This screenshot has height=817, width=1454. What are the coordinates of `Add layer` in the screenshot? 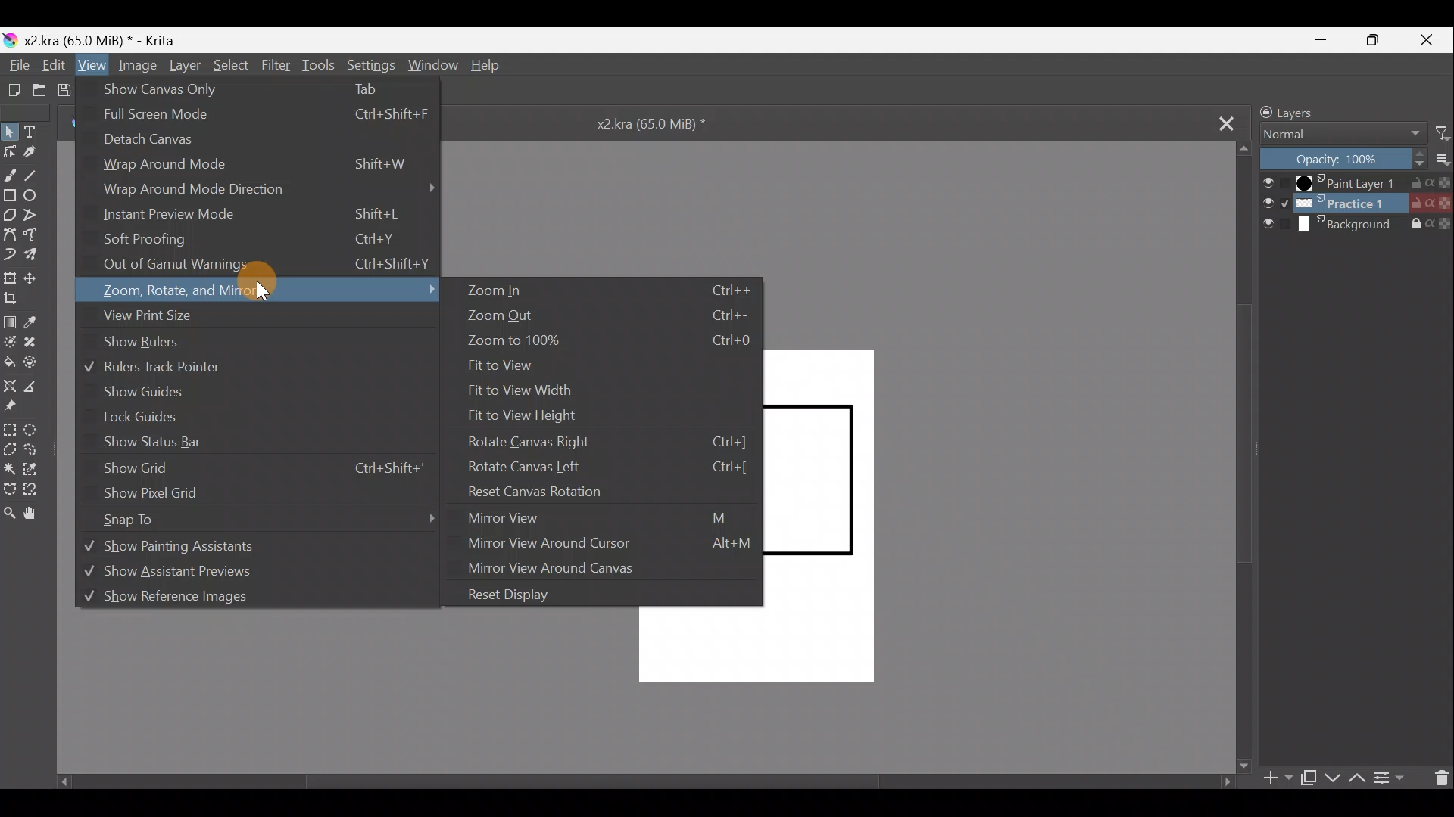 It's located at (1278, 780).